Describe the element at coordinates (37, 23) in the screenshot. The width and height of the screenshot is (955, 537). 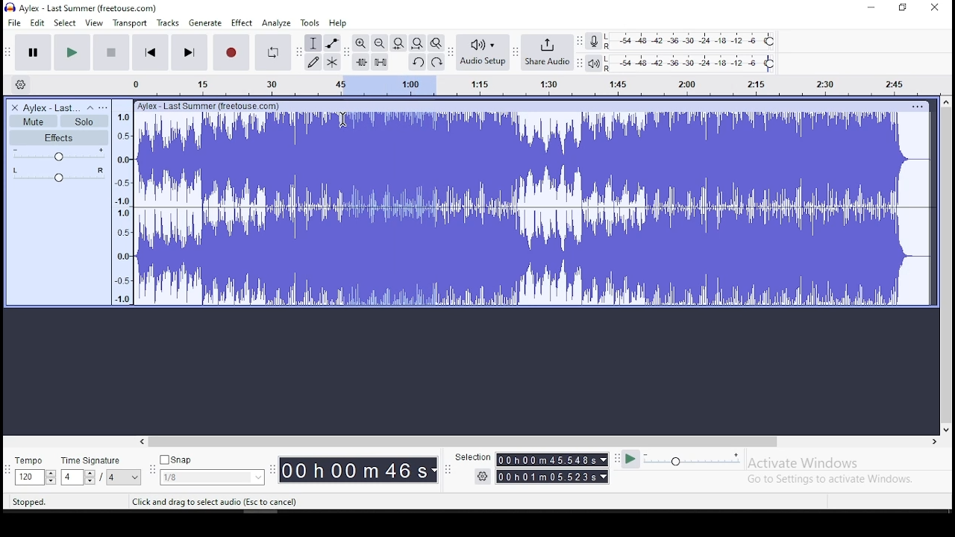
I see `edit` at that location.